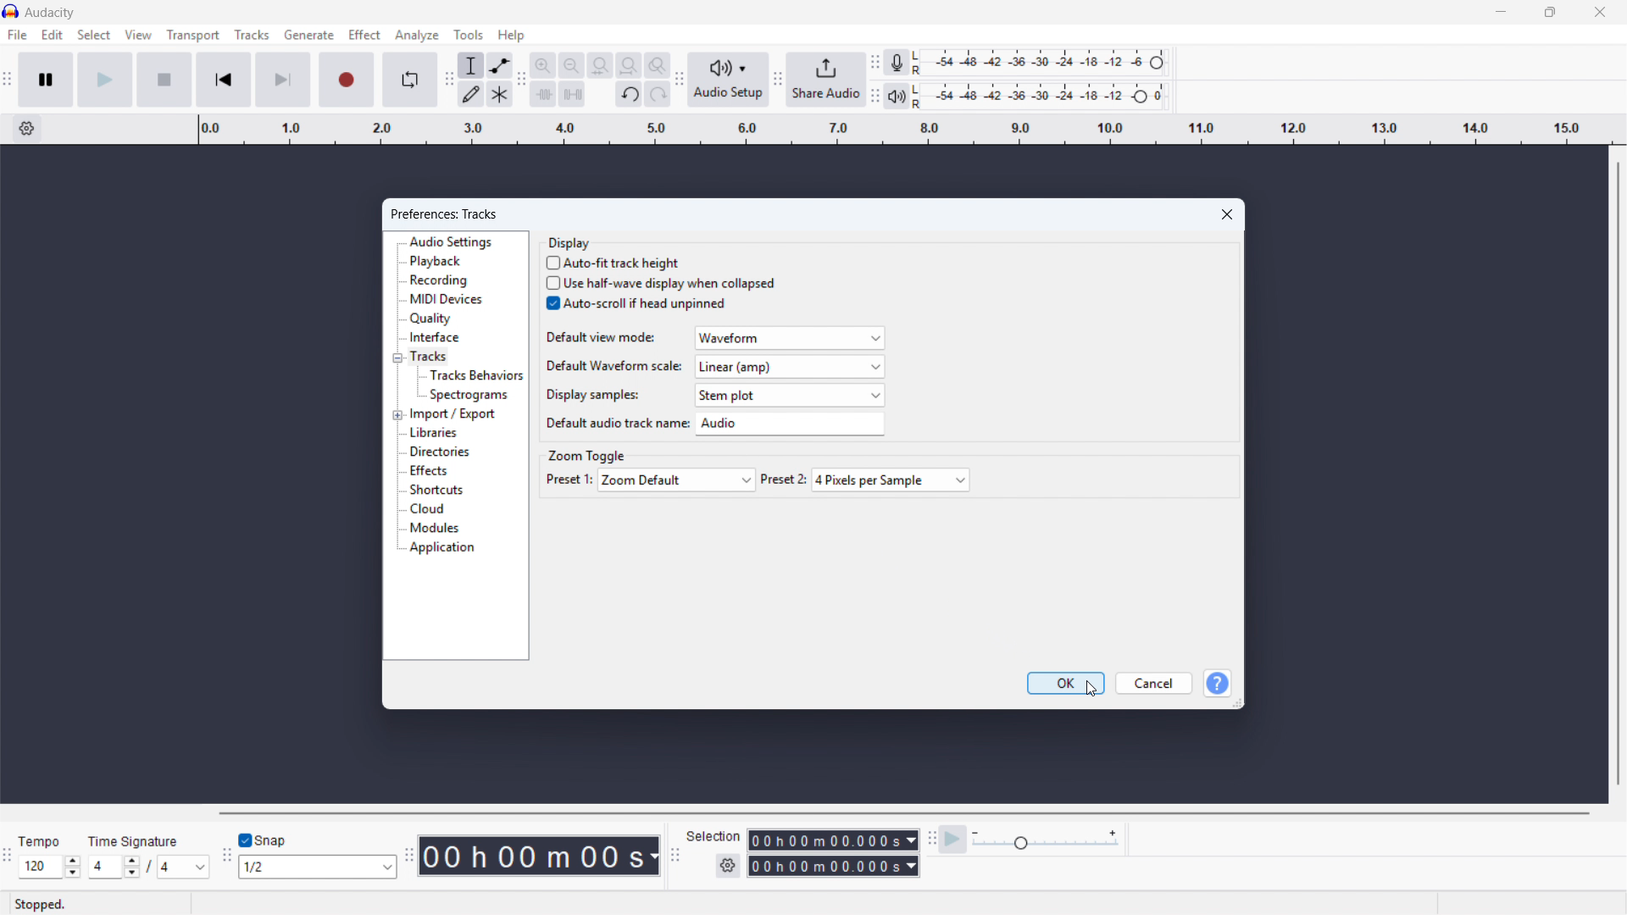 The image size is (1627, 915). Describe the element at coordinates (345, 79) in the screenshot. I see `record` at that location.